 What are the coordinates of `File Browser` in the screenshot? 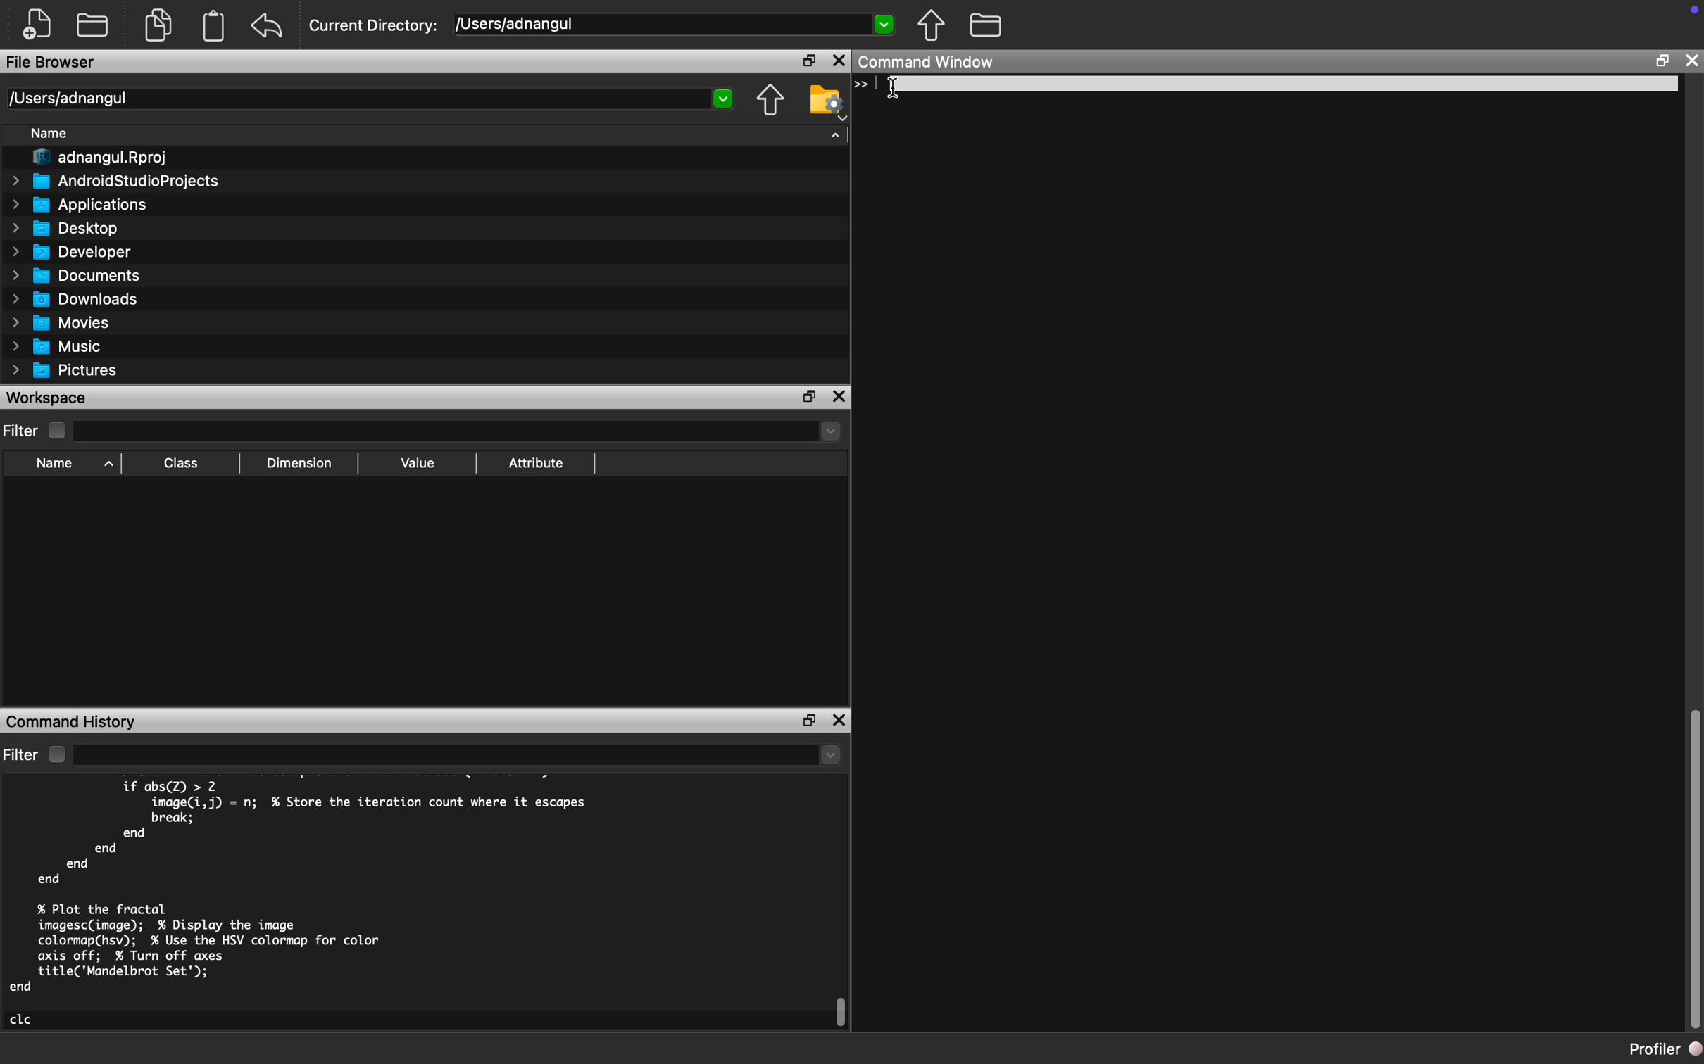 It's located at (50, 64).